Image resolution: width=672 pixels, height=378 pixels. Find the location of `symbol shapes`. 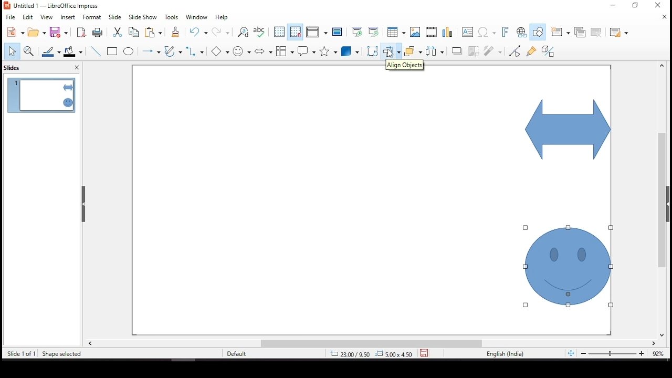

symbol shapes is located at coordinates (243, 50).